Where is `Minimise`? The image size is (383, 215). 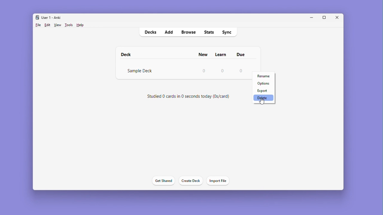
Minimise is located at coordinates (312, 17).